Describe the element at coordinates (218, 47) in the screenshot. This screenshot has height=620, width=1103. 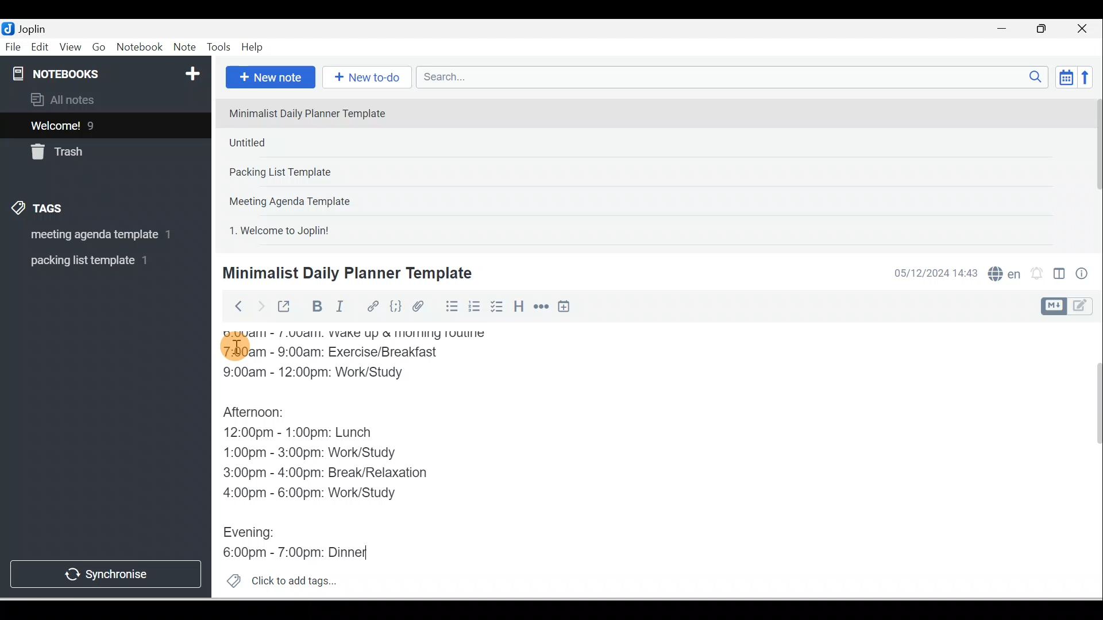
I see `Tools` at that location.